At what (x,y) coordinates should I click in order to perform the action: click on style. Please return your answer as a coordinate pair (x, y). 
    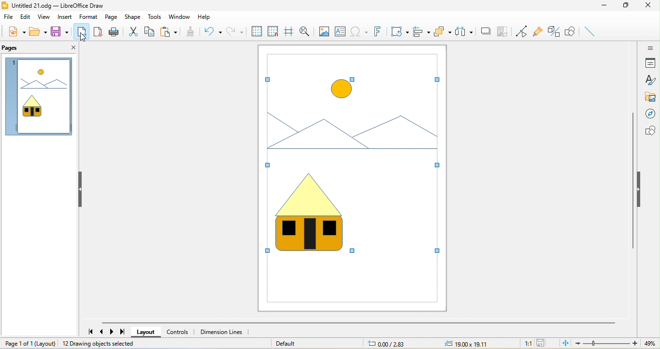
    Looking at the image, I should click on (651, 80).